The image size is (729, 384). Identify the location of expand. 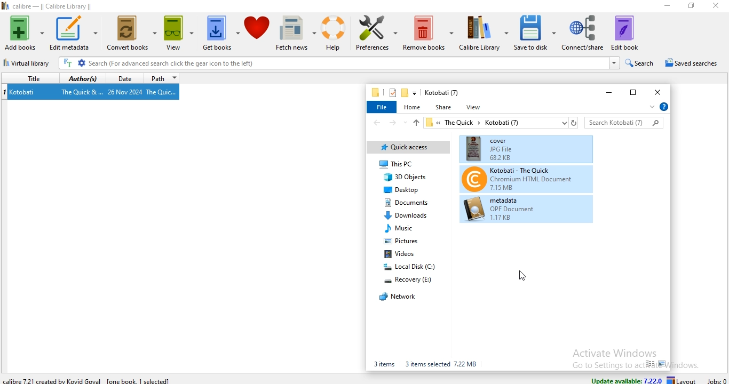
(650, 108).